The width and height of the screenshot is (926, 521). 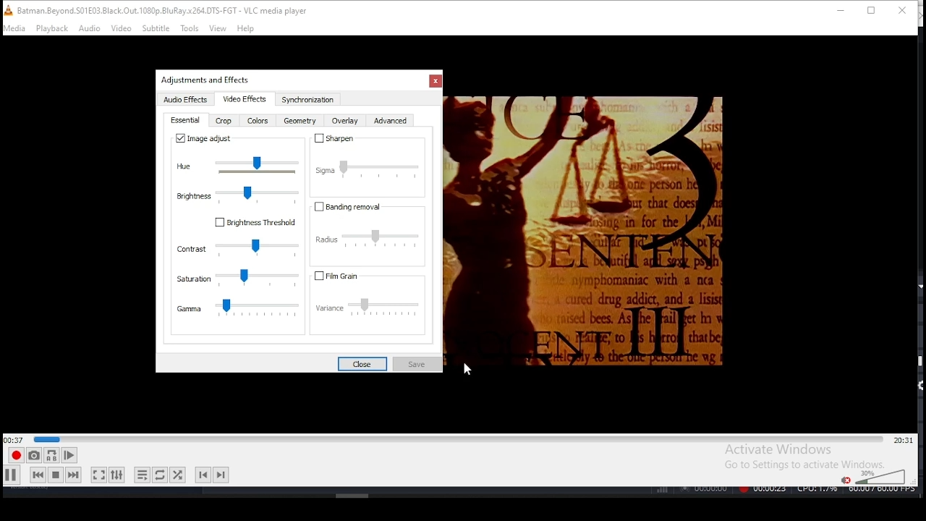 I want to click on elapsed time, so click(x=14, y=439).